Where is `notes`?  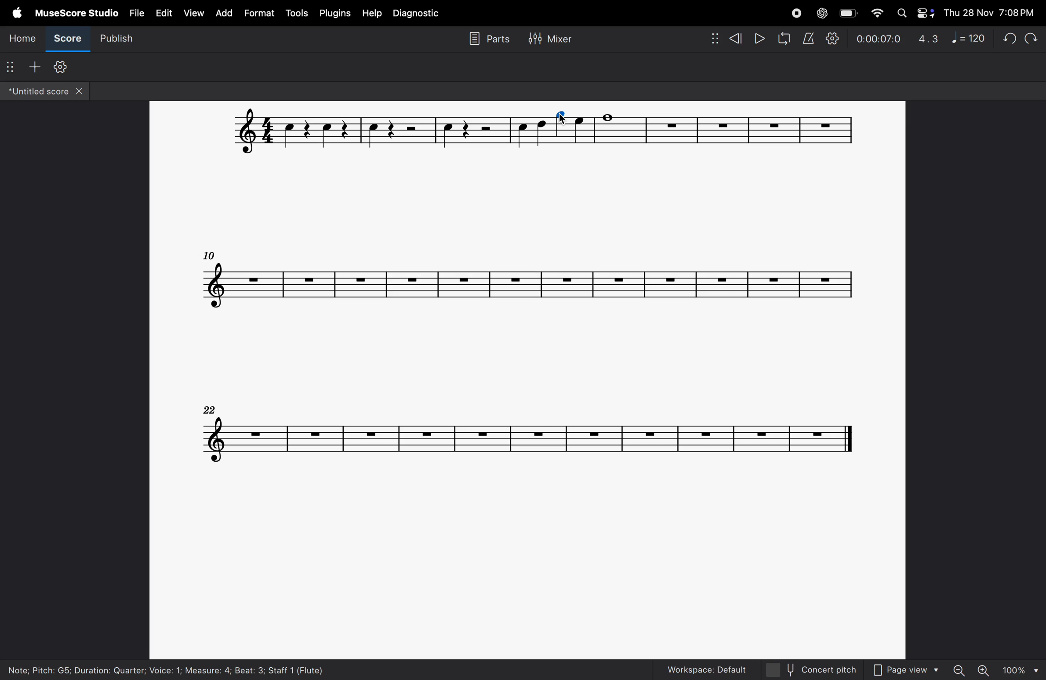 notes is located at coordinates (530, 436).